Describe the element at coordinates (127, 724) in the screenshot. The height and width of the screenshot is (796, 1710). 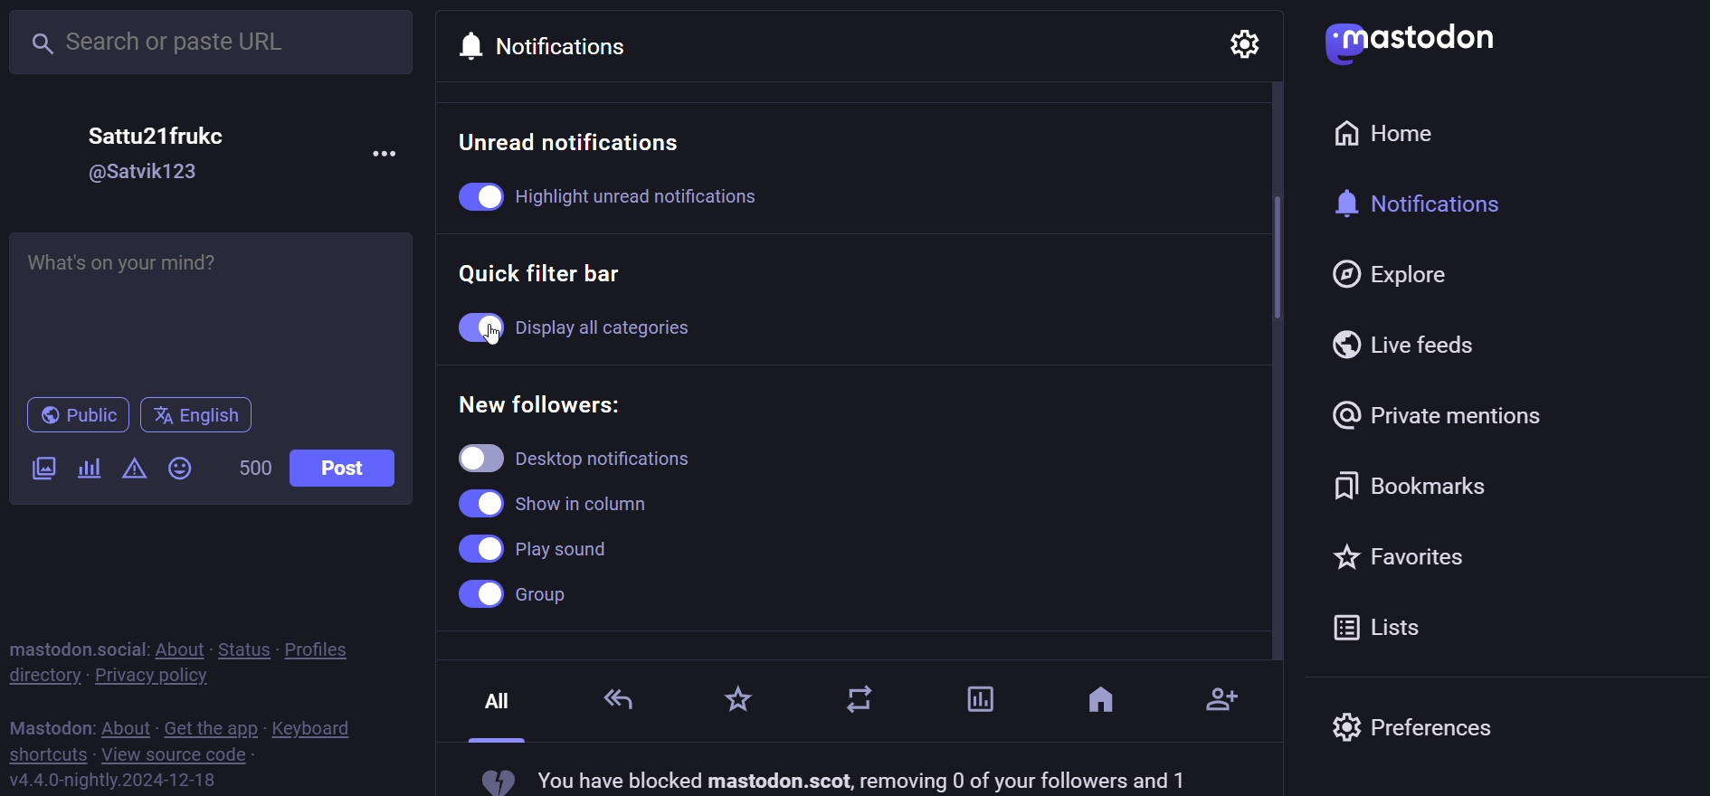
I see `about` at that location.